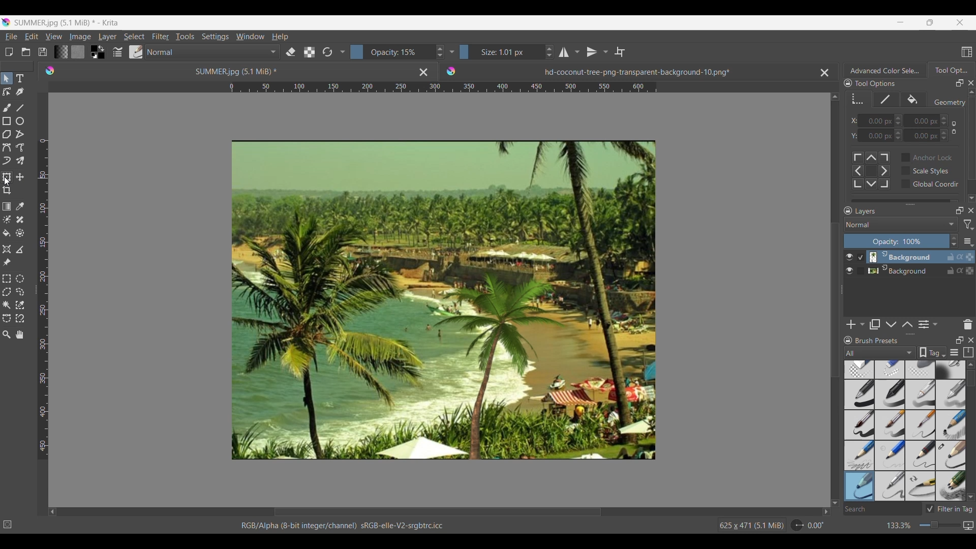 The width and height of the screenshot is (976, 549). What do you see at coordinates (961, 257) in the screenshot?
I see `Sync` at bounding box center [961, 257].